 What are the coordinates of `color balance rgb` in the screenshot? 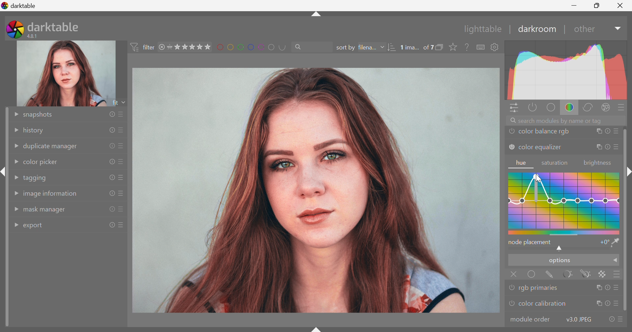 It's located at (544, 132).